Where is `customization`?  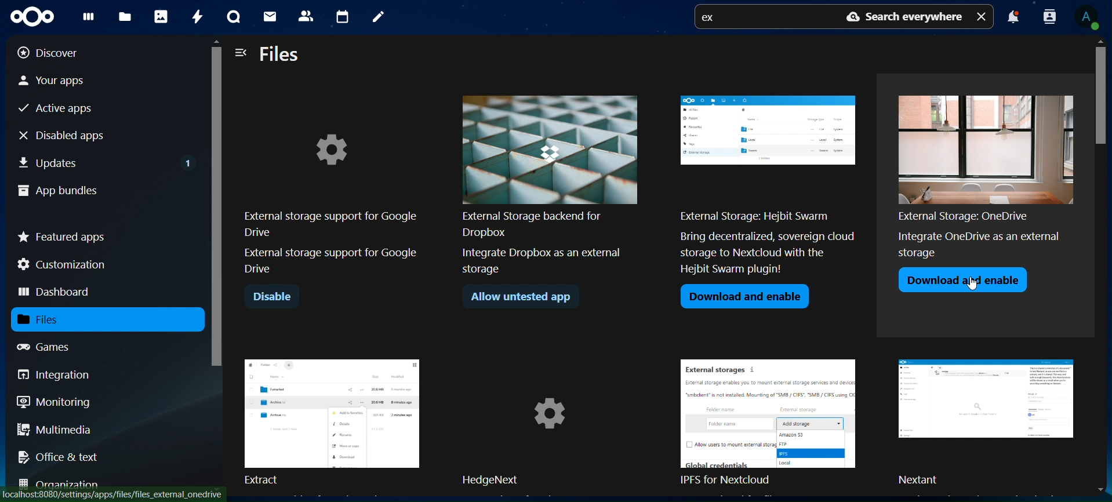
customization is located at coordinates (64, 264).